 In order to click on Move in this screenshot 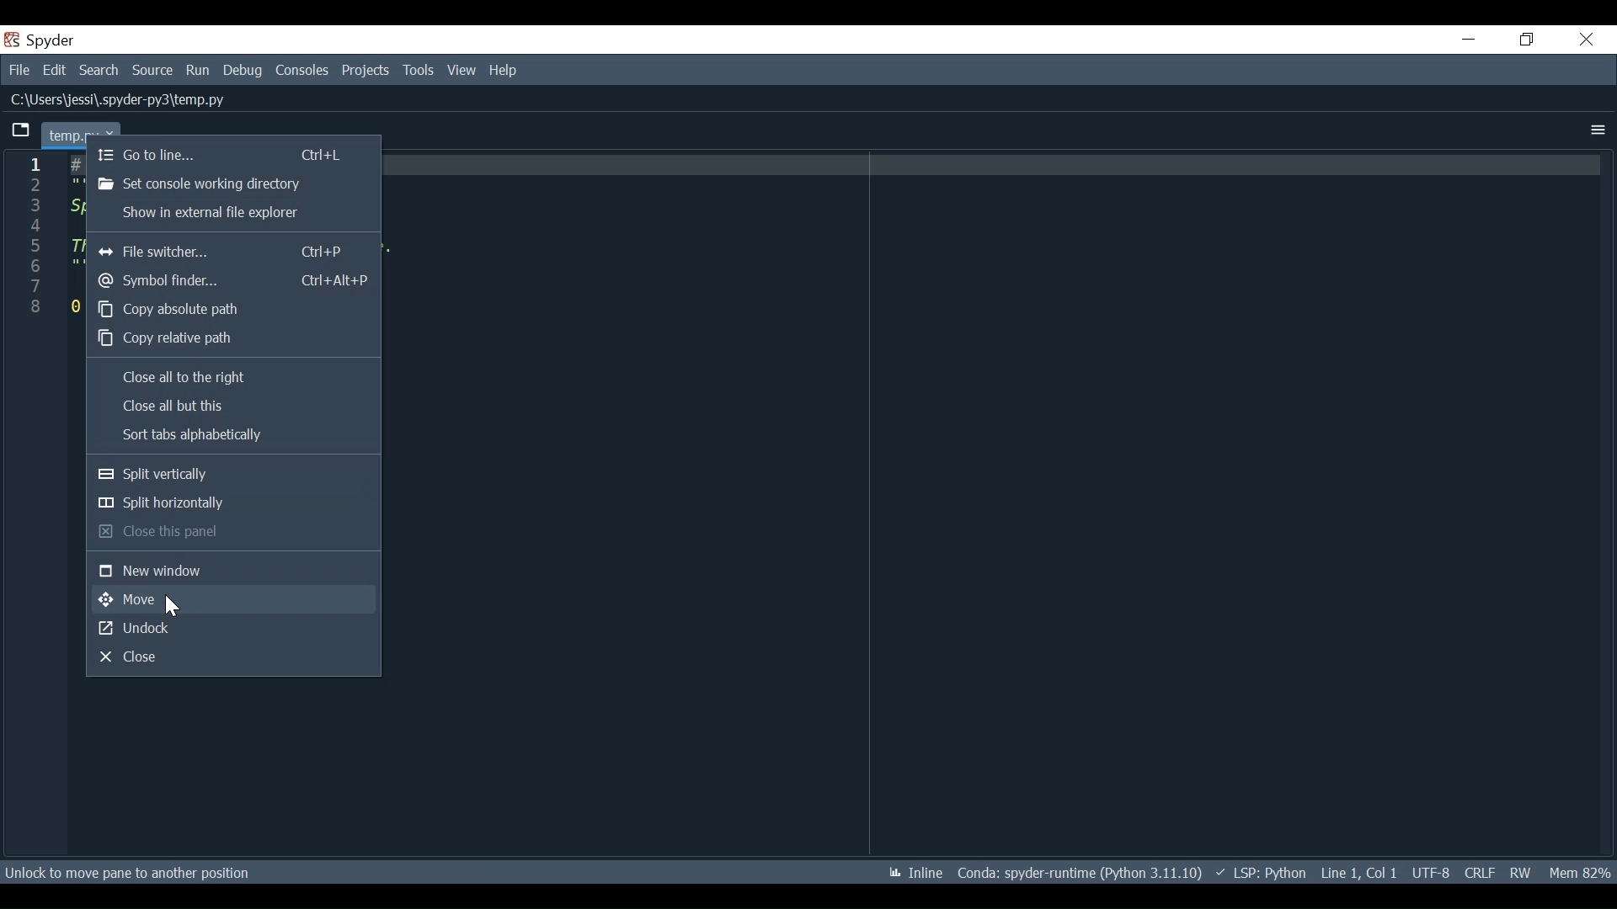, I will do `click(234, 600)`.